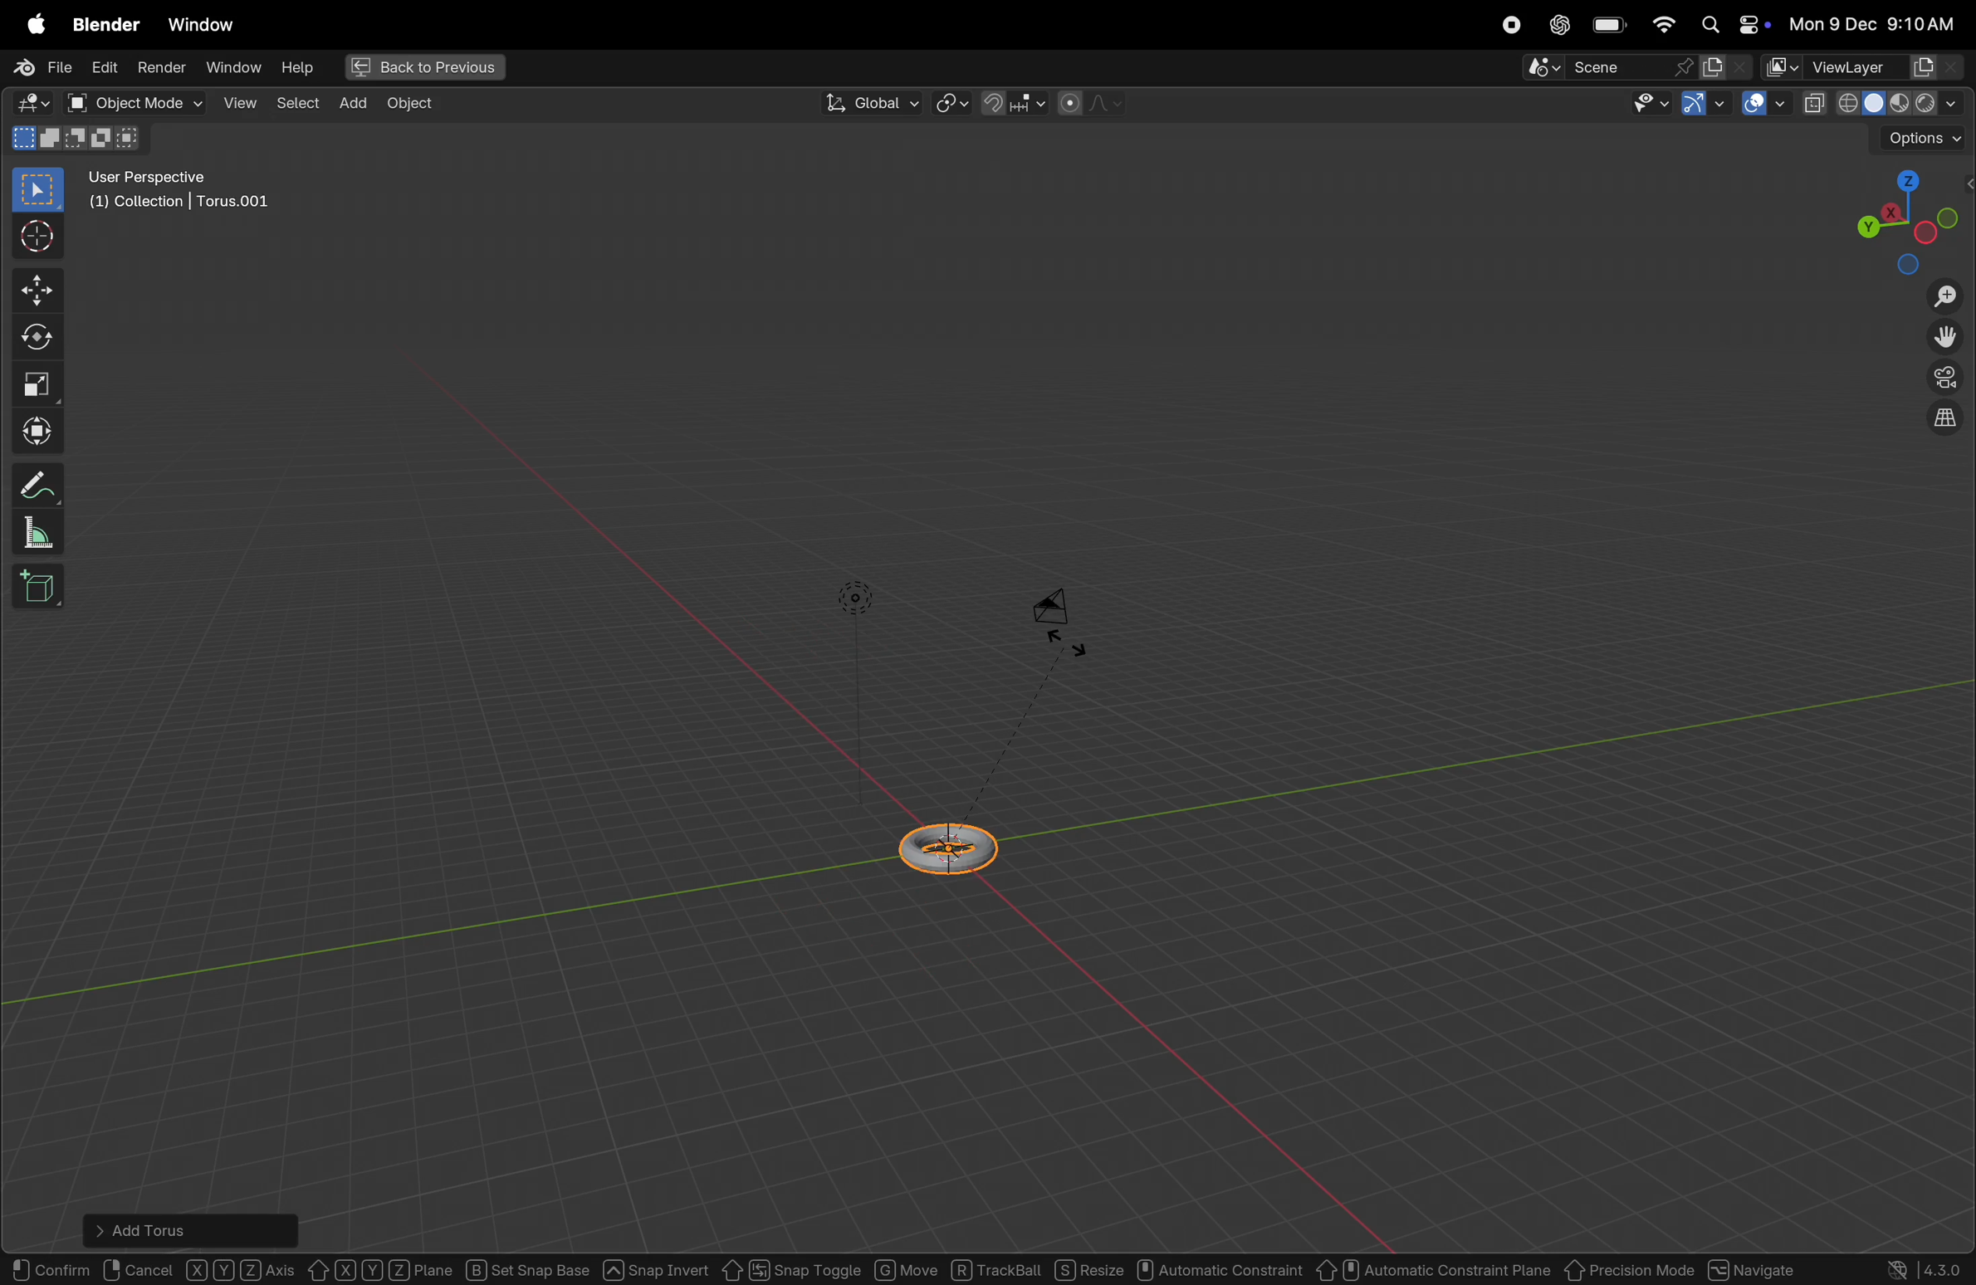  What do you see at coordinates (1783, 66) in the screenshot?
I see `active workscpace` at bounding box center [1783, 66].